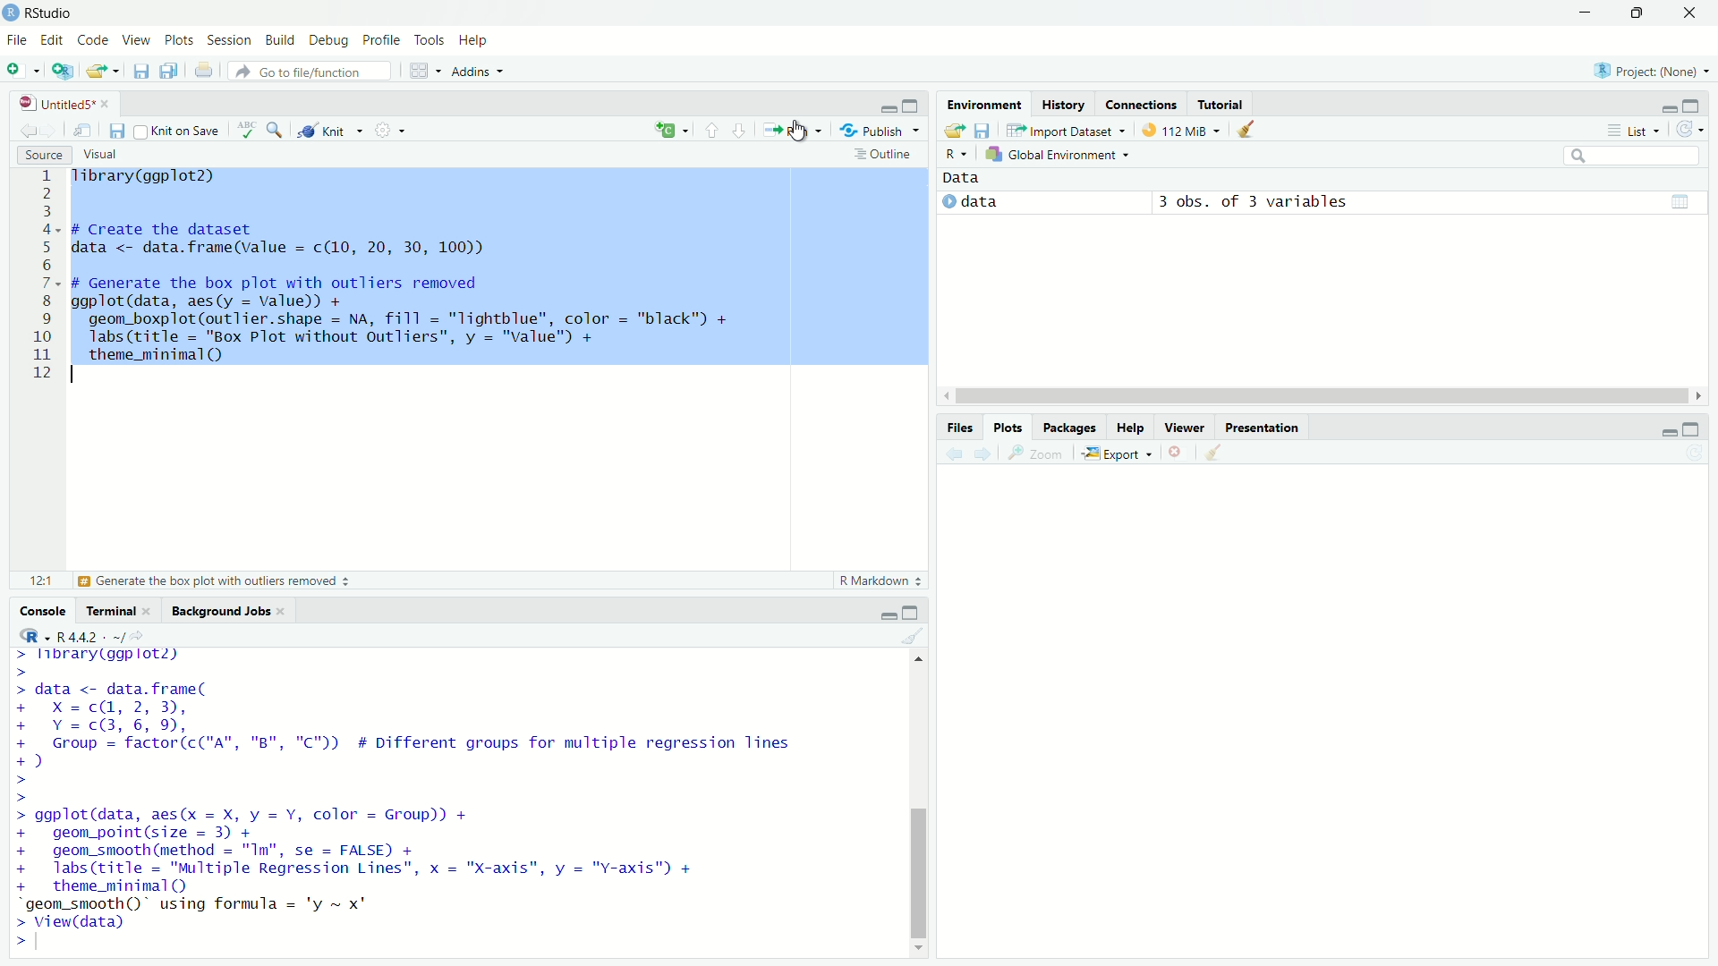  I want to click on maximise, so click(1689, 107).